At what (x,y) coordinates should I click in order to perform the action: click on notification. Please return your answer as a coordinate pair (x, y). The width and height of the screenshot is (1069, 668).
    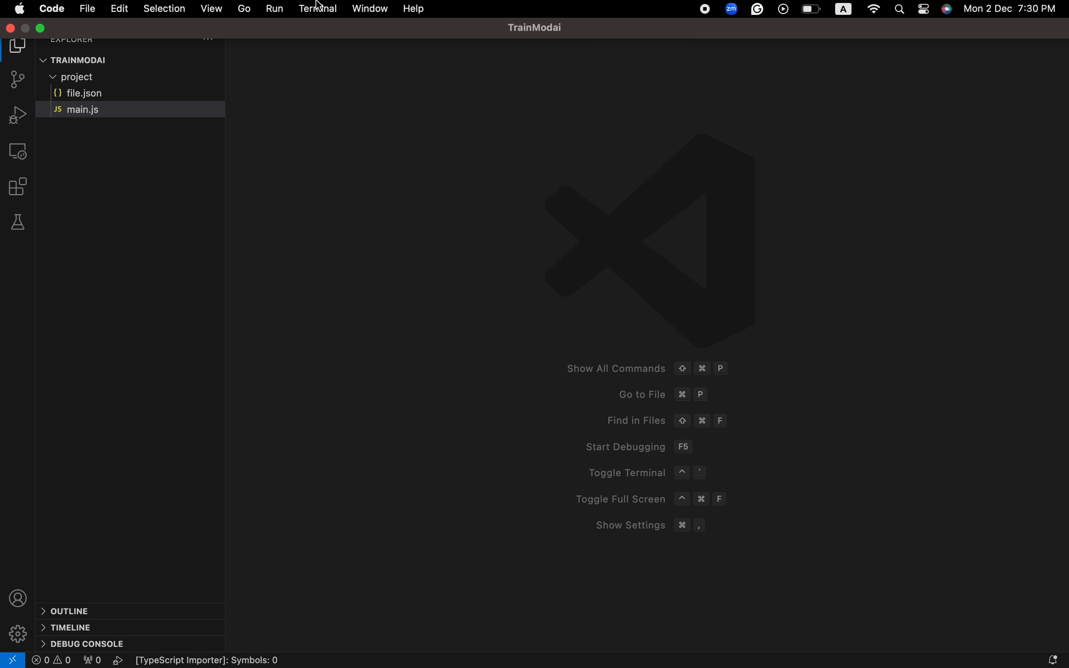
    Looking at the image, I should click on (1040, 658).